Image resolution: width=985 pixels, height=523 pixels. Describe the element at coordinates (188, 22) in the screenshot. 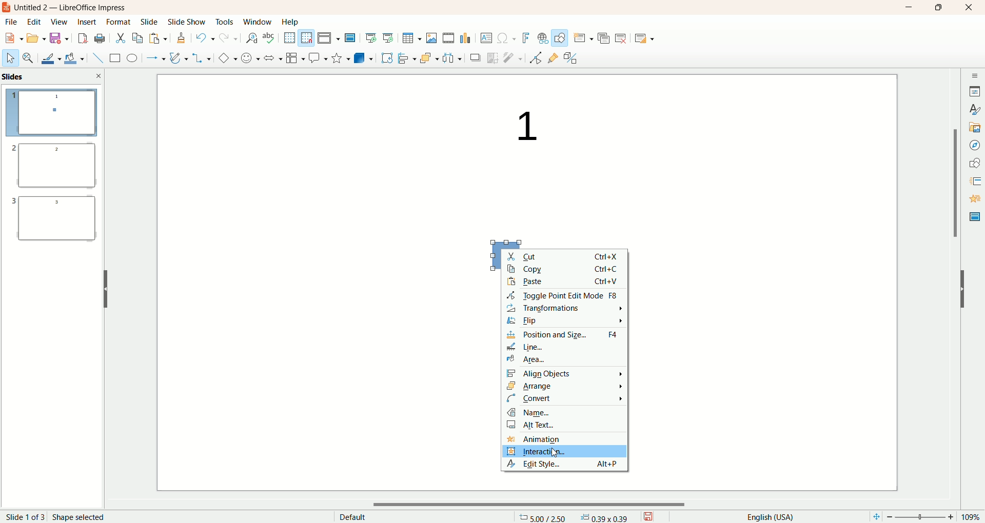

I see `slide show` at that location.